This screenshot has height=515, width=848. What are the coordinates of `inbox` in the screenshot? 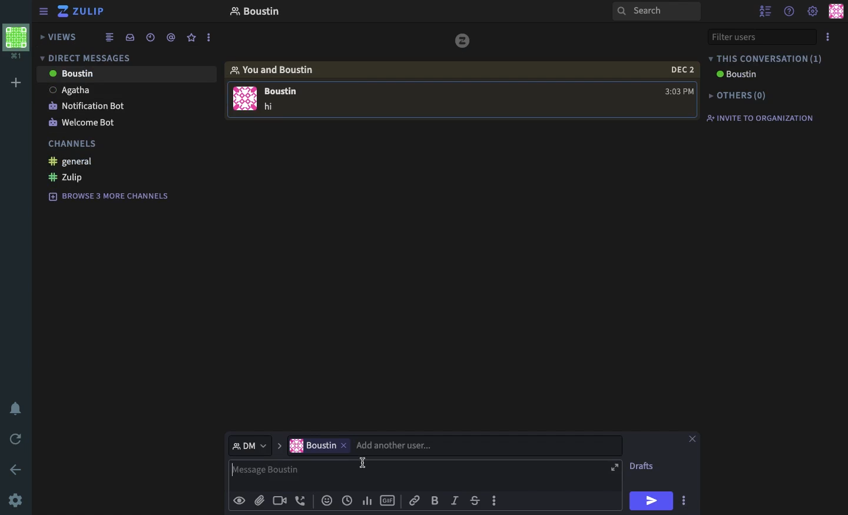 It's located at (131, 37).